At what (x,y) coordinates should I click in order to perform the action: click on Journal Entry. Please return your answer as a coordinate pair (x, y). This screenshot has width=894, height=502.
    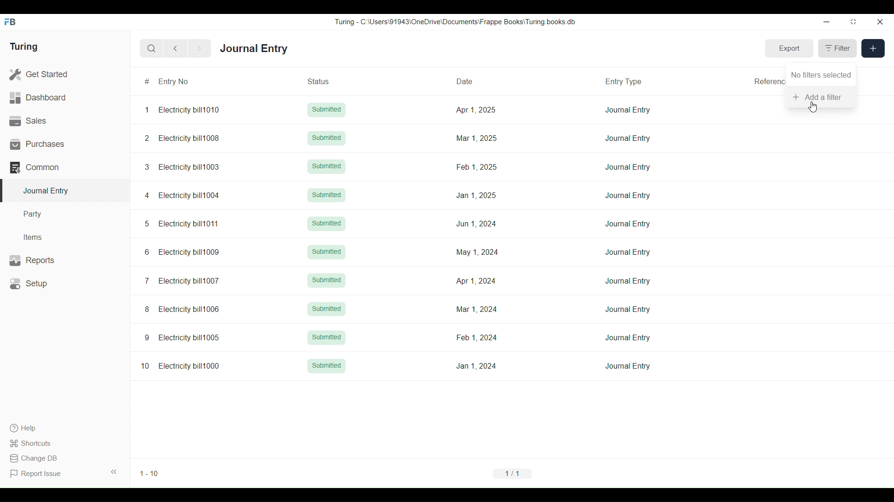
    Looking at the image, I should click on (628, 224).